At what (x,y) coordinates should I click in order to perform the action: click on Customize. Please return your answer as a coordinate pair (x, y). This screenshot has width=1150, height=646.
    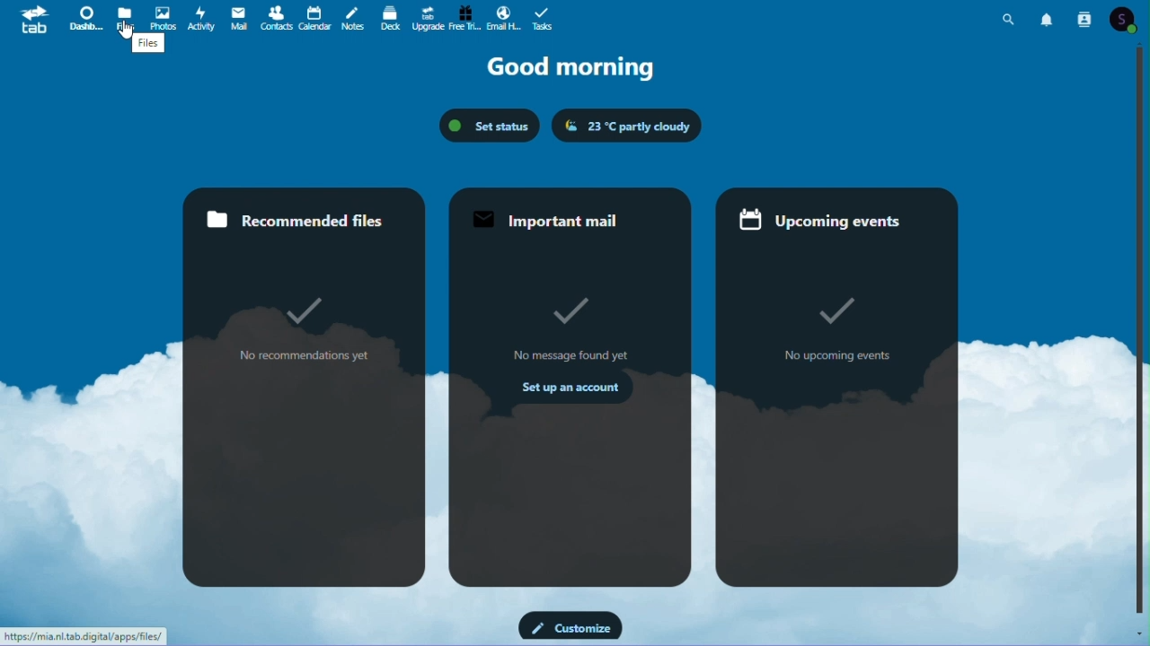
    Looking at the image, I should click on (571, 625).